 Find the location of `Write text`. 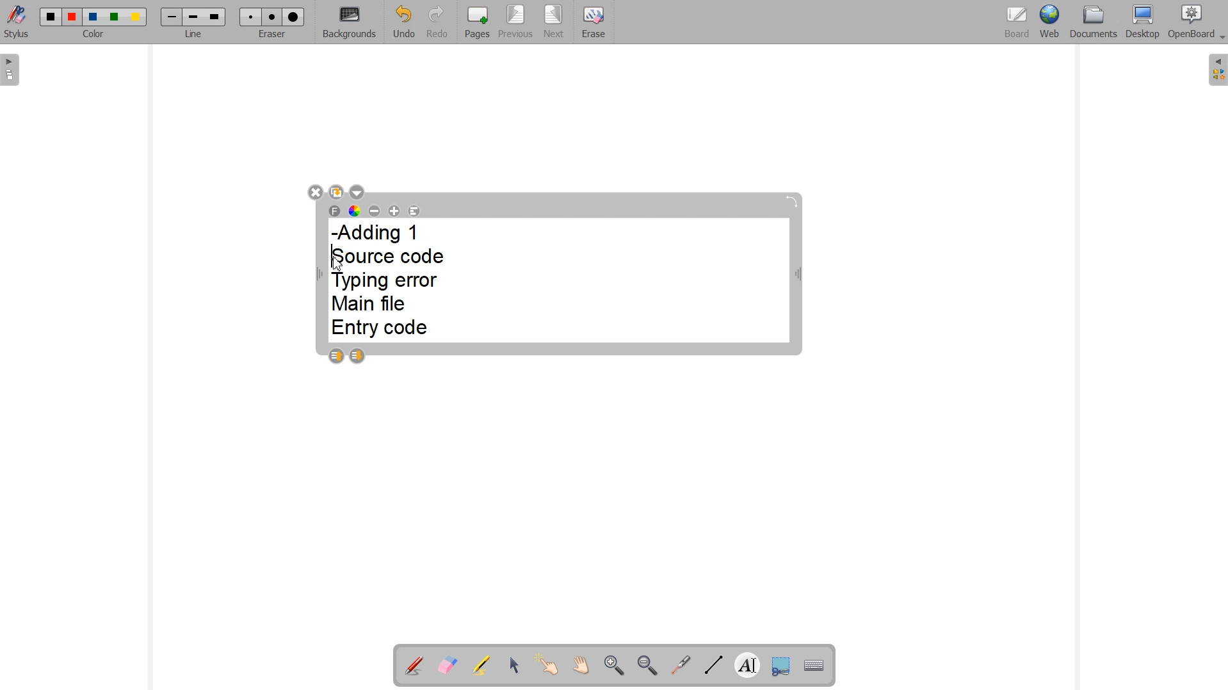

Write text is located at coordinates (747, 663).